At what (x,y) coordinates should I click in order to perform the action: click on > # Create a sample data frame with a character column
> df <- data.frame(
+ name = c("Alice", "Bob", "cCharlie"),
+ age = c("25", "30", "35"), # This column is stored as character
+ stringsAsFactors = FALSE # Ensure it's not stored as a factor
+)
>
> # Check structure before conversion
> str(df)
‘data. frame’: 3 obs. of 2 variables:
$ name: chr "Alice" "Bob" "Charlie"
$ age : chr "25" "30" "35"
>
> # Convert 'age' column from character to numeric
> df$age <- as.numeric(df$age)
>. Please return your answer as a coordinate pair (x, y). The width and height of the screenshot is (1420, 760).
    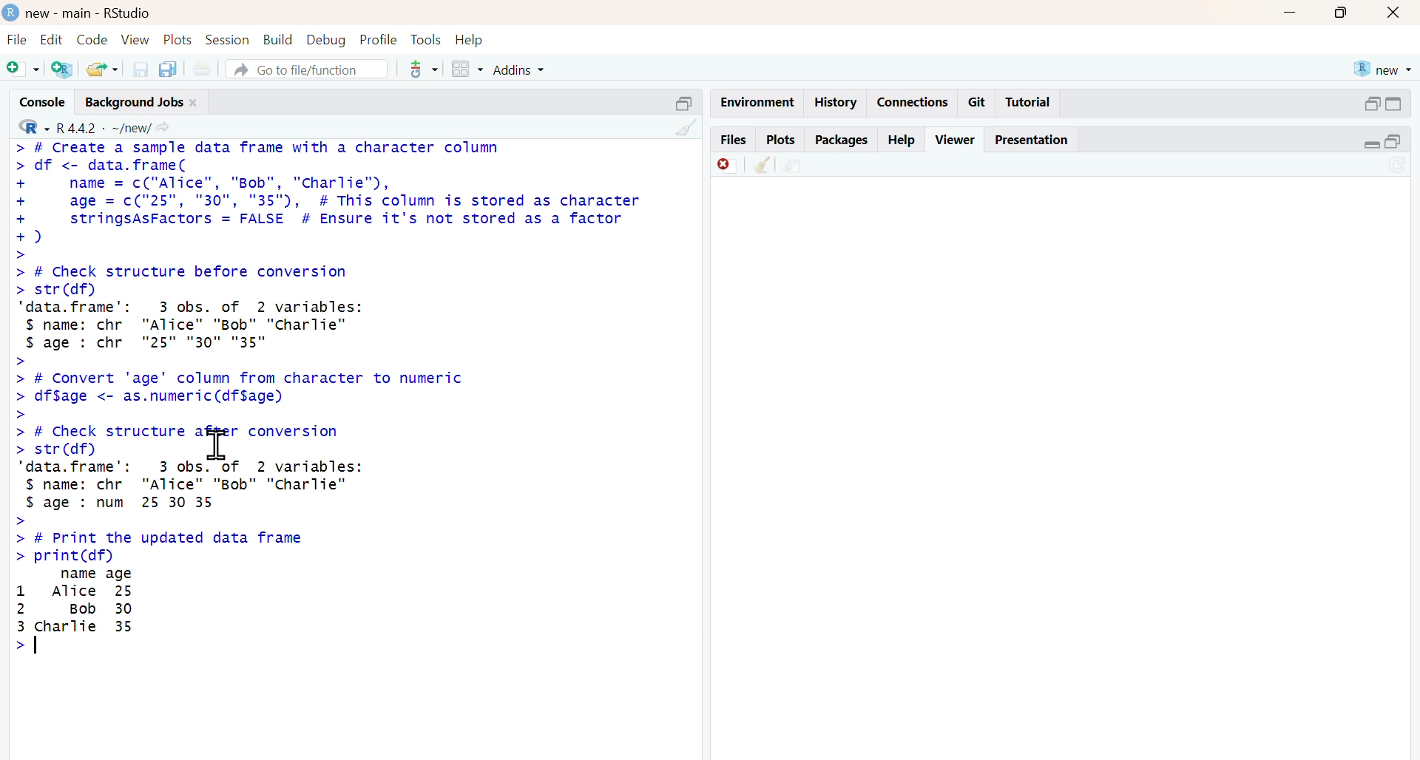
    Looking at the image, I should click on (328, 279).